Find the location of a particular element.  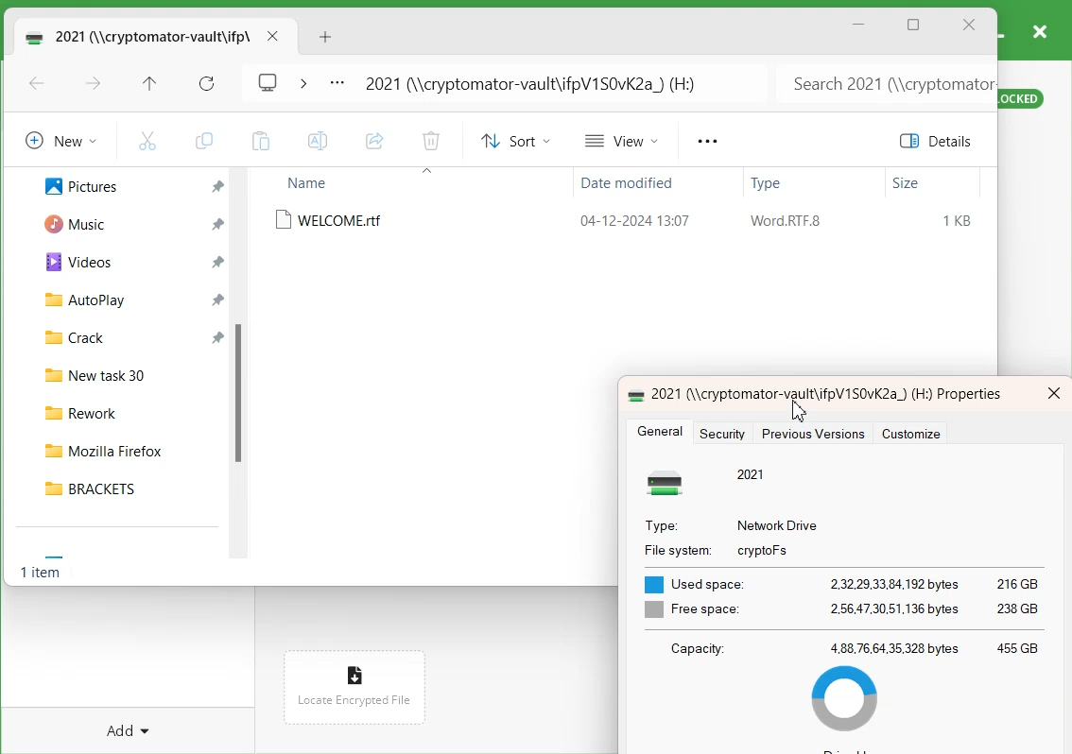

Security is located at coordinates (727, 434).